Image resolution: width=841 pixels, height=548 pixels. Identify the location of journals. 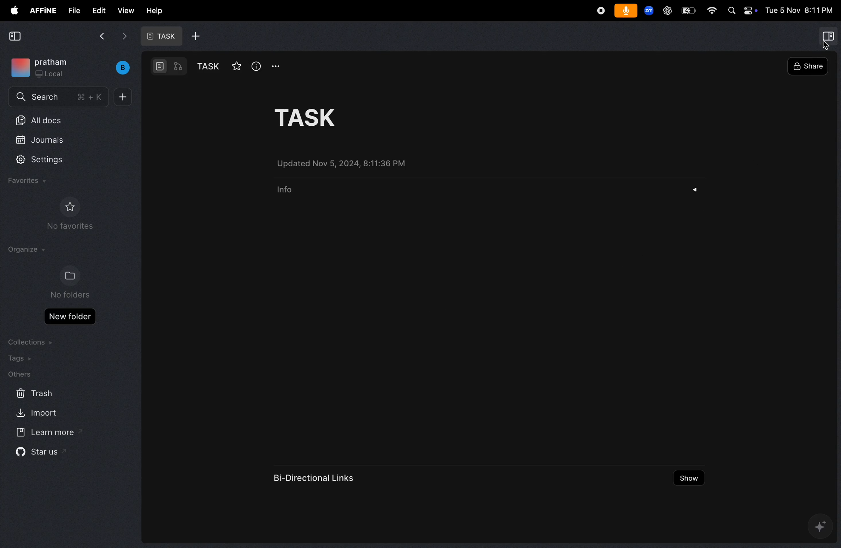
(47, 138).